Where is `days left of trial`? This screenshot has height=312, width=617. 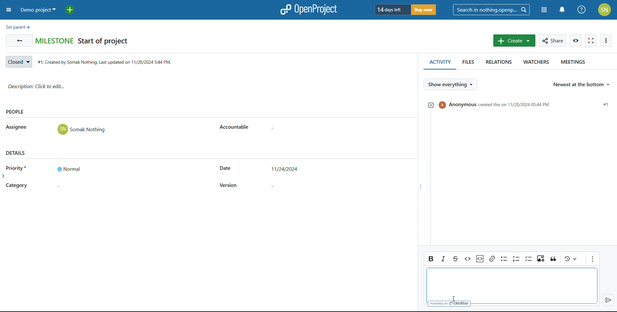 days left of trial is located at coordinates (390, 9).